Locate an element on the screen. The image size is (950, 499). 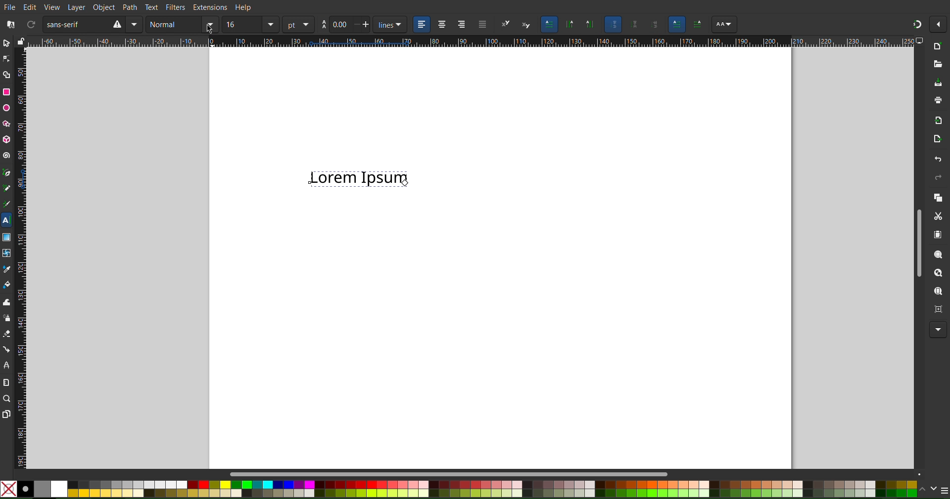
Help is located at coordinates (243, 7).